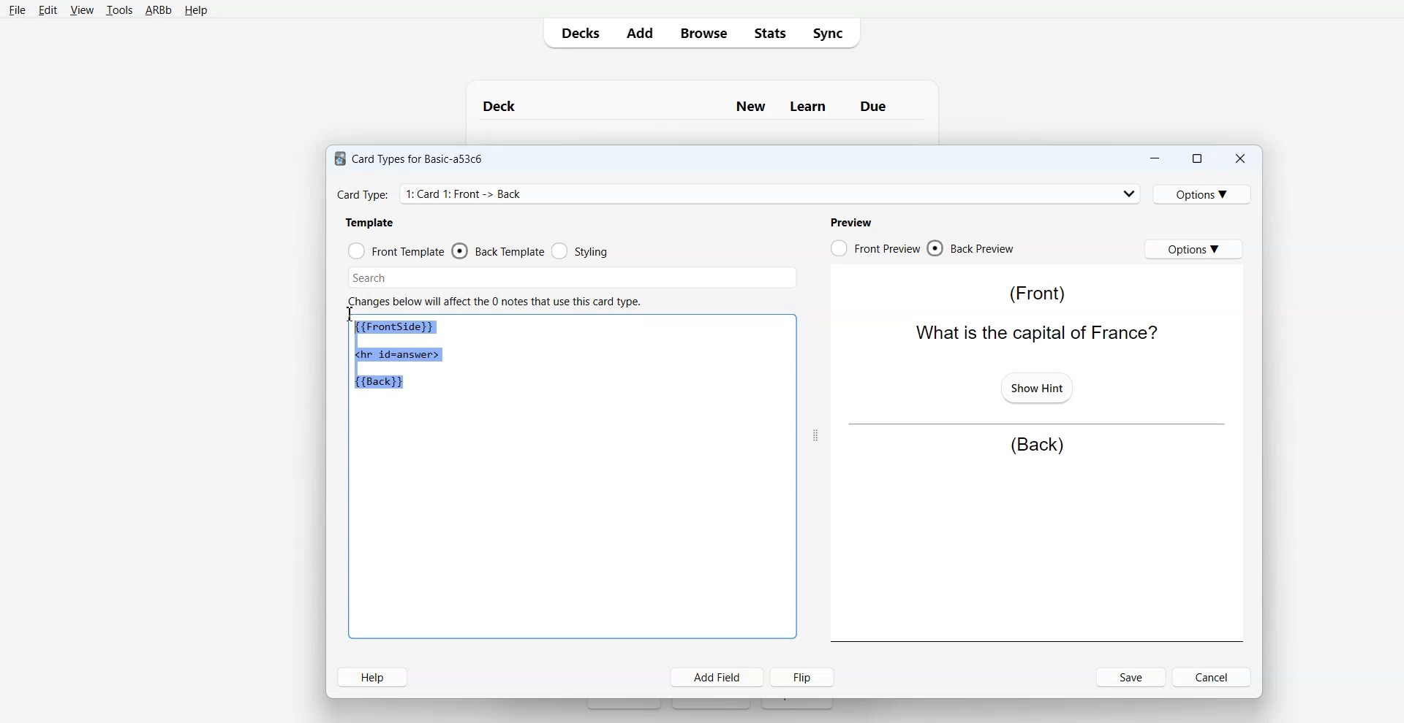 The width and height of the screenshot is (1404, 723). What do you see at coordinates (498, 251) in the screenshot?
I see `Back Template` at bounding box center [498, 251].